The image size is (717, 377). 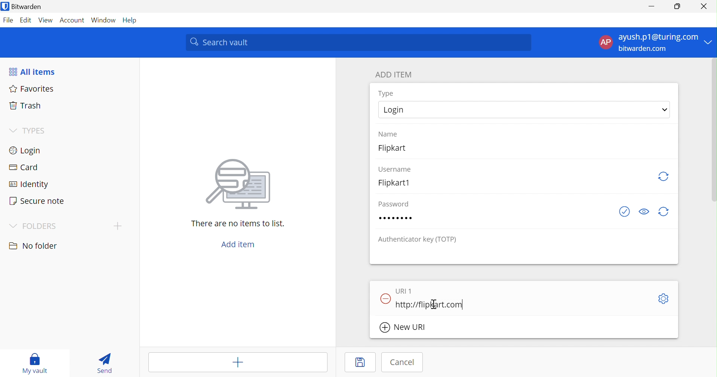 I want to click on Toggle Visibility, so click(x=646, y=211).